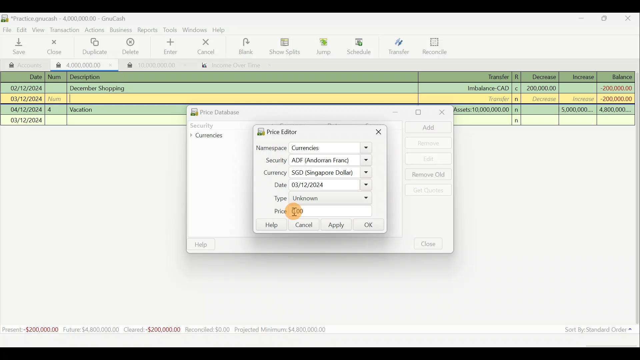 This screenshot has height=360, width=640. I want to click on -200,000,000, so click(615, 87).